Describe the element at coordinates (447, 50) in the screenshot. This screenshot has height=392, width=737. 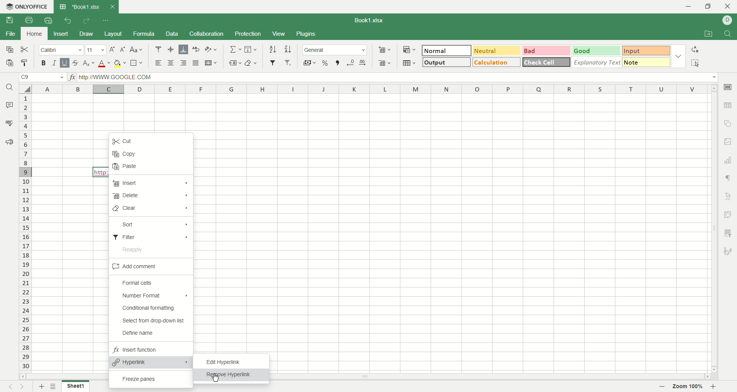
I see `normal` at that location.